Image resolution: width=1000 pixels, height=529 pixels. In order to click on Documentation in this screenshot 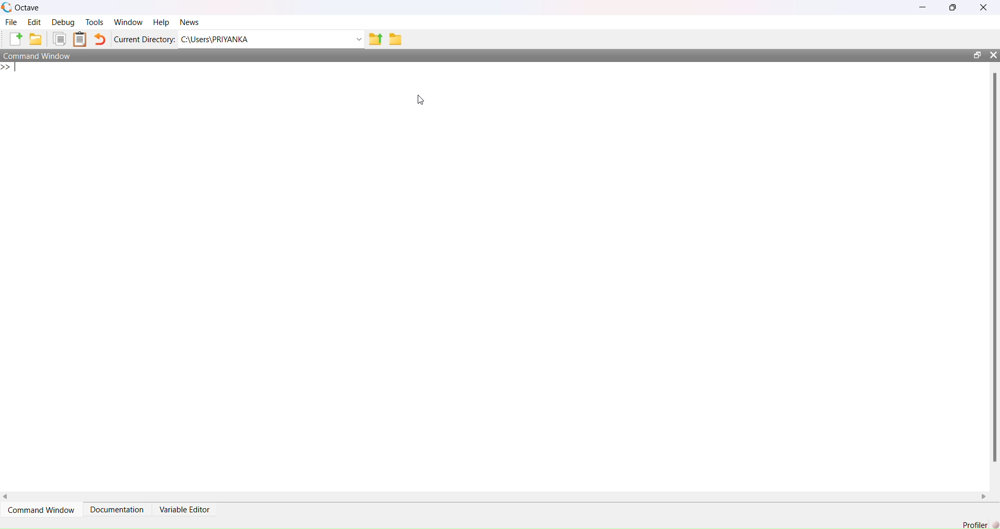, I will do `click(118, 509)`.